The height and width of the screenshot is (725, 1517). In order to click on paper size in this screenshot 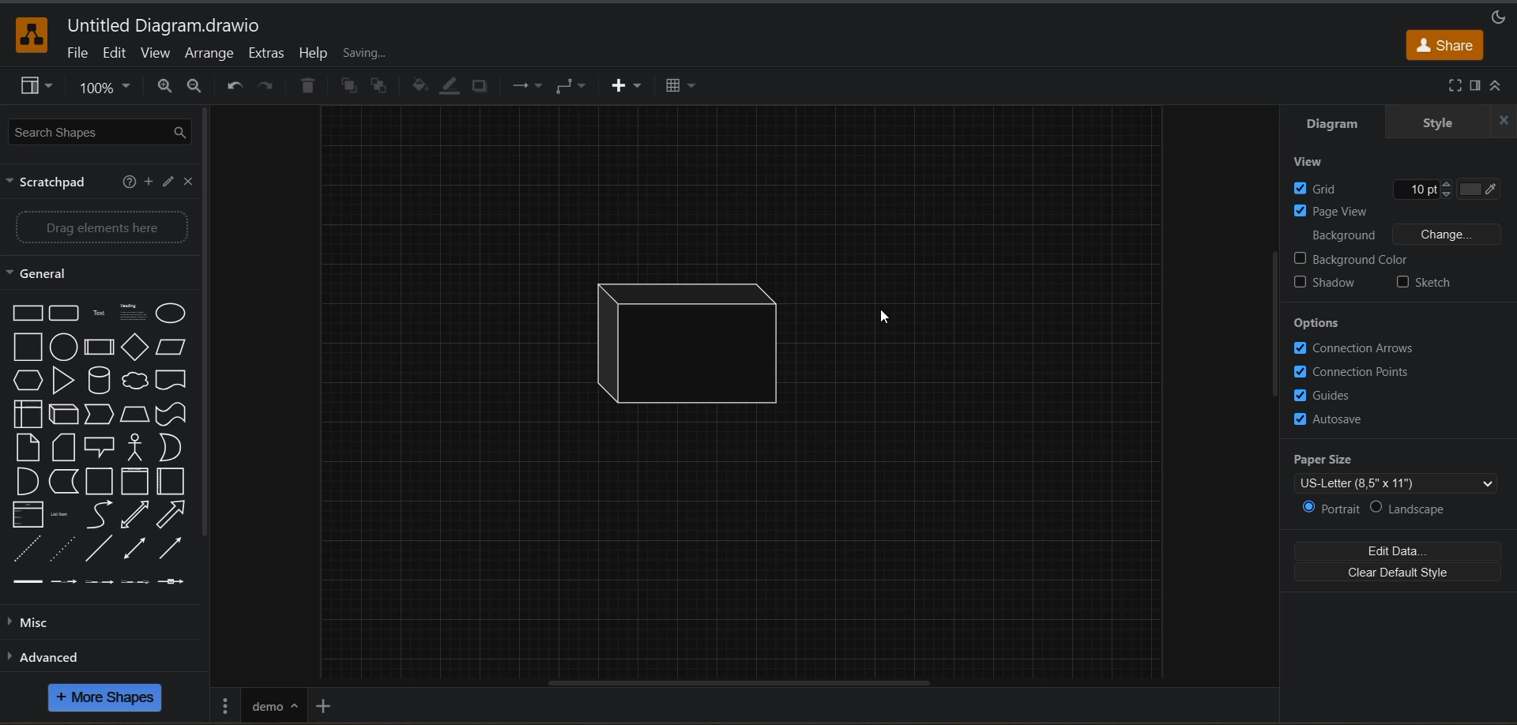, I will do `click(1405, 471)`.